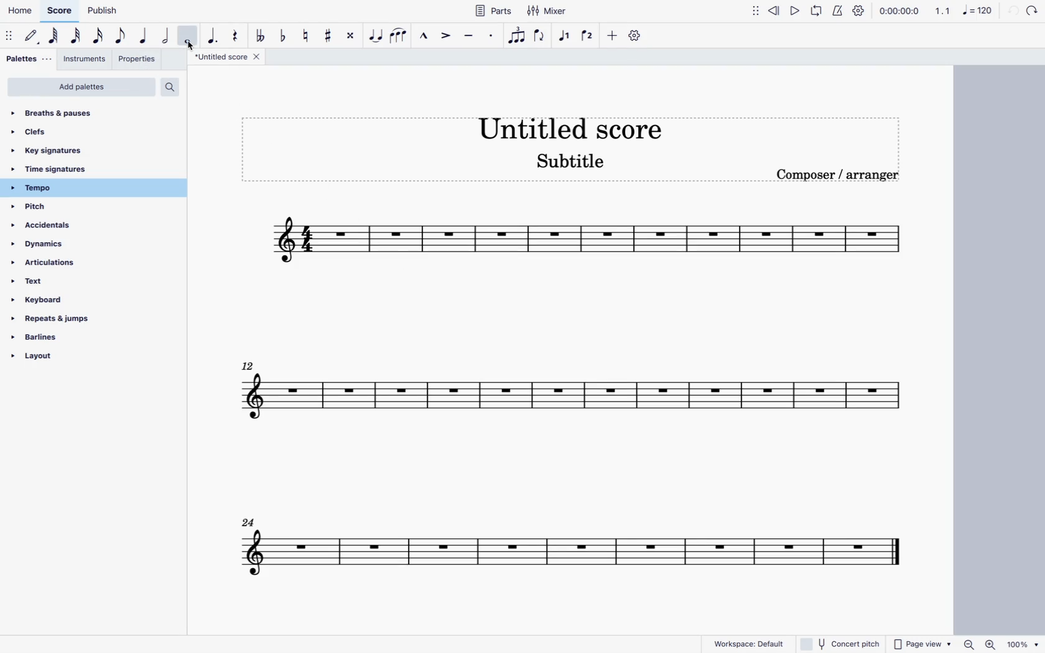 Image resolution: width=1045 pixels, height=653 pixels. What do you see at coordinates (743, 640) in the screenshot?
I see `workspace` at bounding box center [743, 640].